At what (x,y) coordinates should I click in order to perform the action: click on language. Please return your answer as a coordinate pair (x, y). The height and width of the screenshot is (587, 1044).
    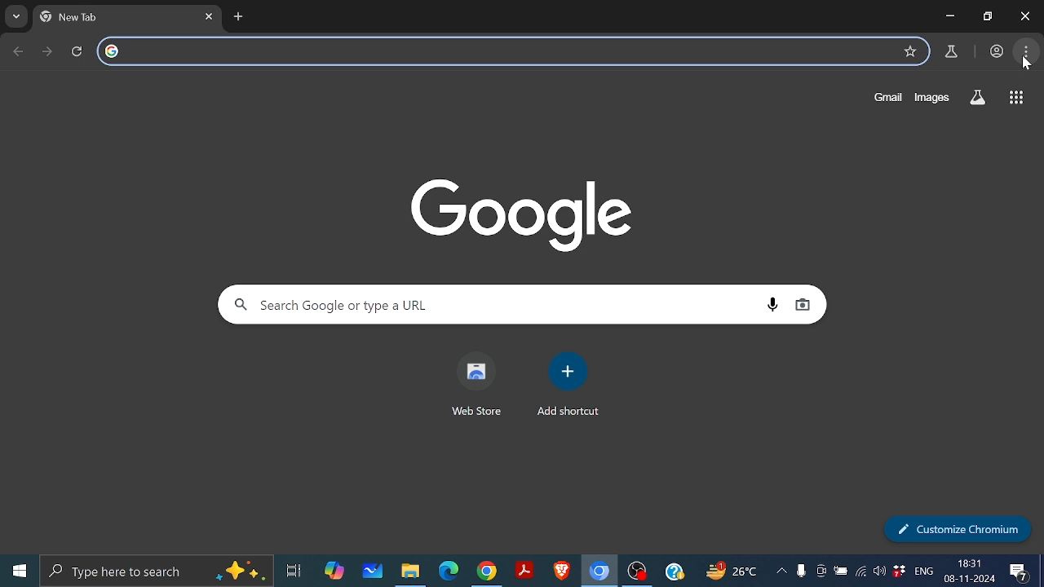
    Looking at the image, I should click on (924, 573).